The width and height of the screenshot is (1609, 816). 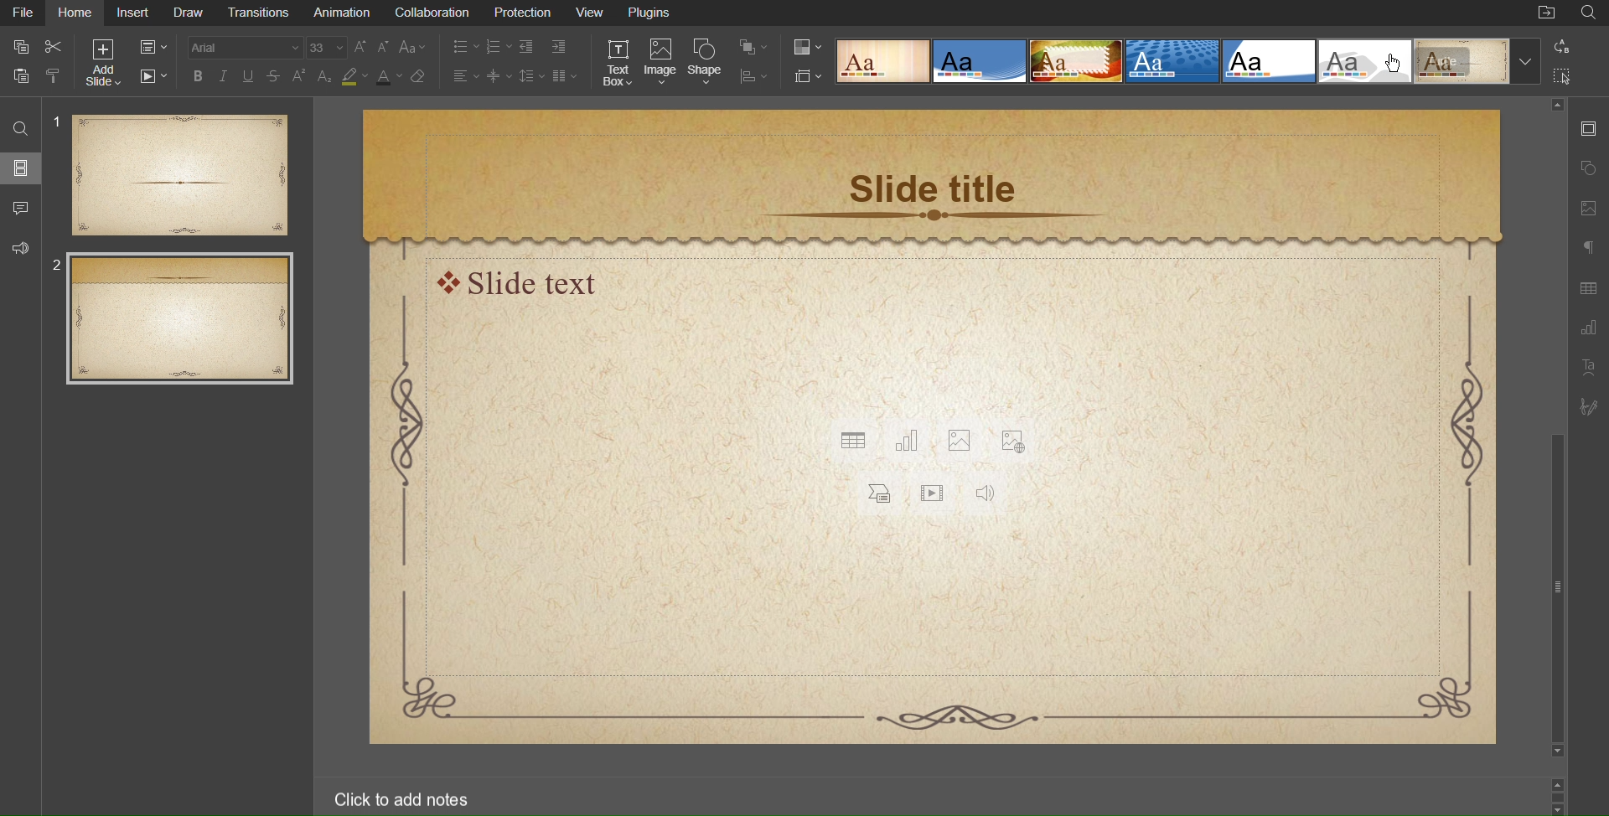 What do you see at coordinates (225, 76) in the screenshot?
I see `Italic` at bounding box center [225, 76].